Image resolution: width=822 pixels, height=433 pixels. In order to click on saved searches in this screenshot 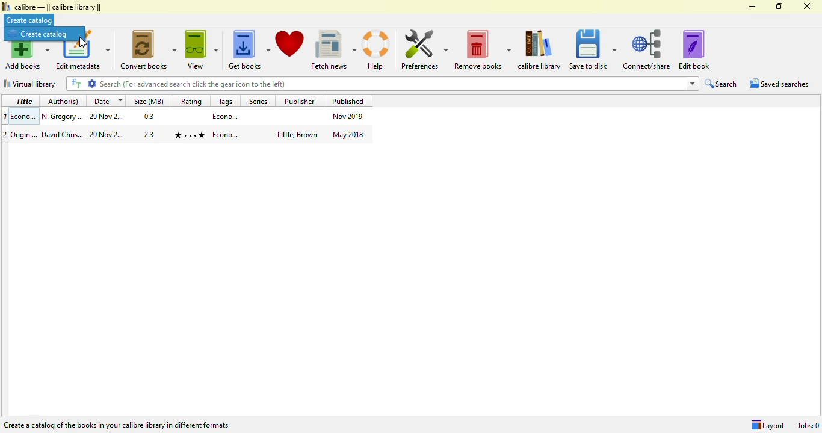, I will do `click(779, 84)`.